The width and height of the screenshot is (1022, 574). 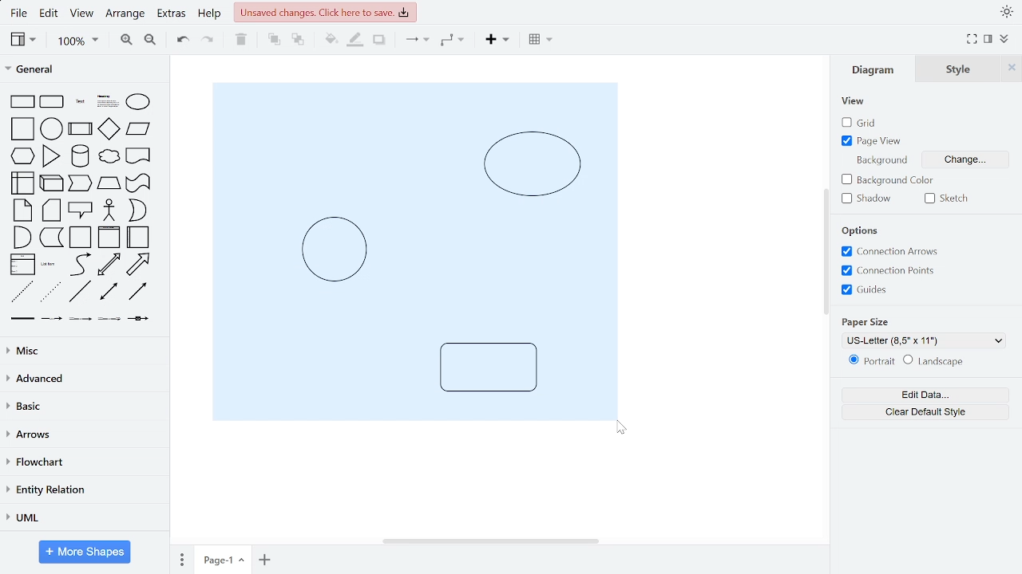 What do you see at coordinates (877, 69) in the screenshot?
I see `diagram` at bounding box center [877, 69].